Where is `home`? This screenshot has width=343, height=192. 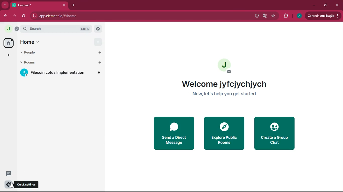 home is located at coordinates (7, 43).